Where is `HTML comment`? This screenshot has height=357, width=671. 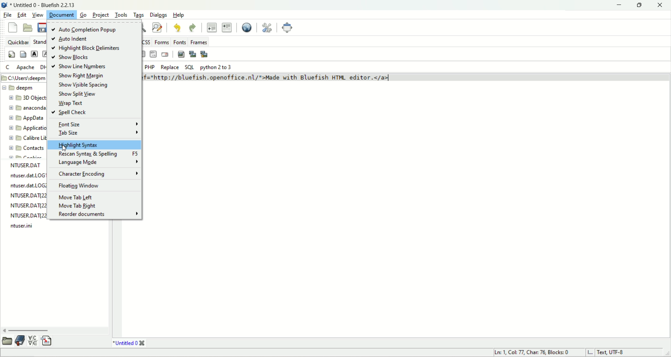 HTML comment is located at coordinates (153, 54).